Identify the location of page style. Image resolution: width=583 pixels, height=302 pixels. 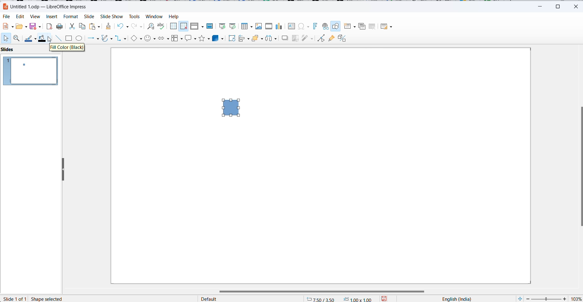
(248, 298).